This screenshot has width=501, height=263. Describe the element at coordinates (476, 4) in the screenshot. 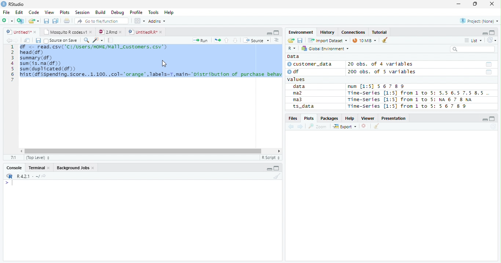

I see `Restore Down` at that location.